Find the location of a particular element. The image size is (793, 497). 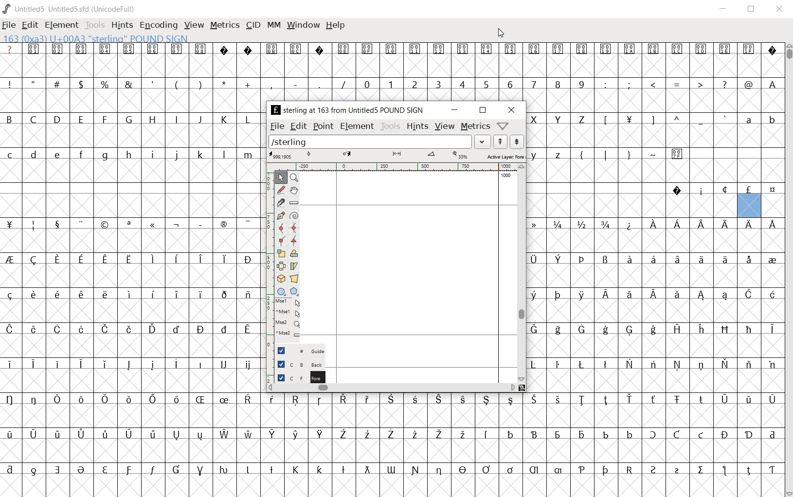

z is located at coordinates (559, 154).